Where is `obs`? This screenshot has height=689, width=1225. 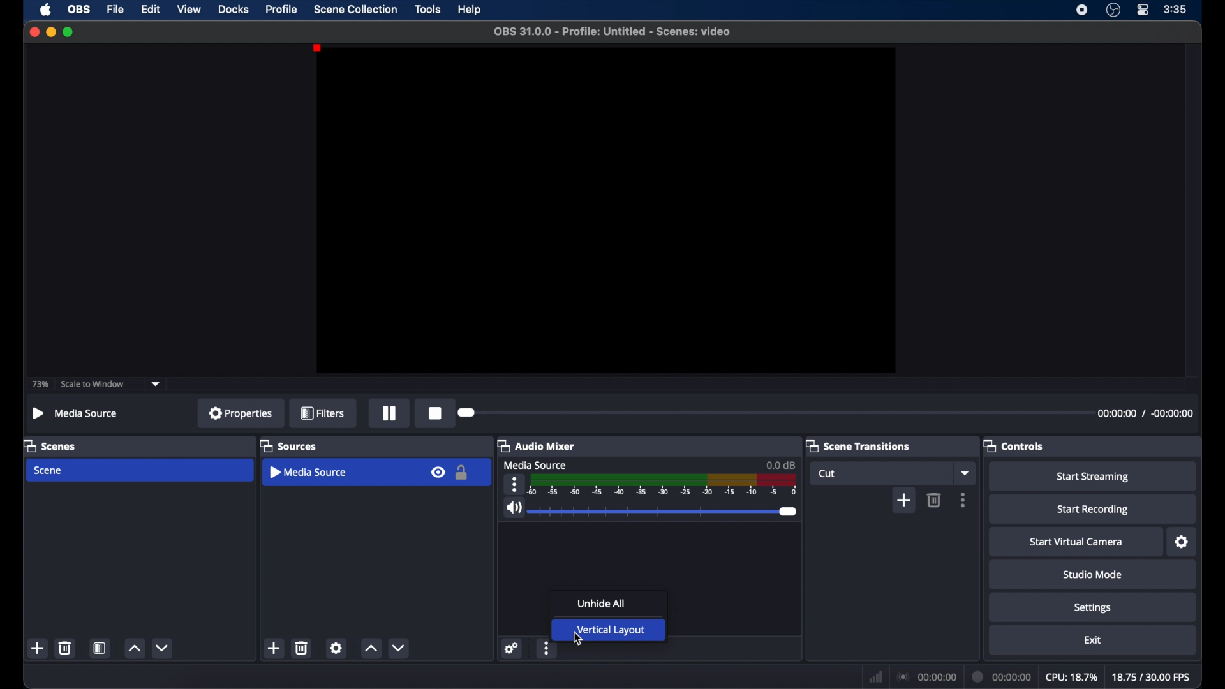
obs is located at coordinates (78, 9).